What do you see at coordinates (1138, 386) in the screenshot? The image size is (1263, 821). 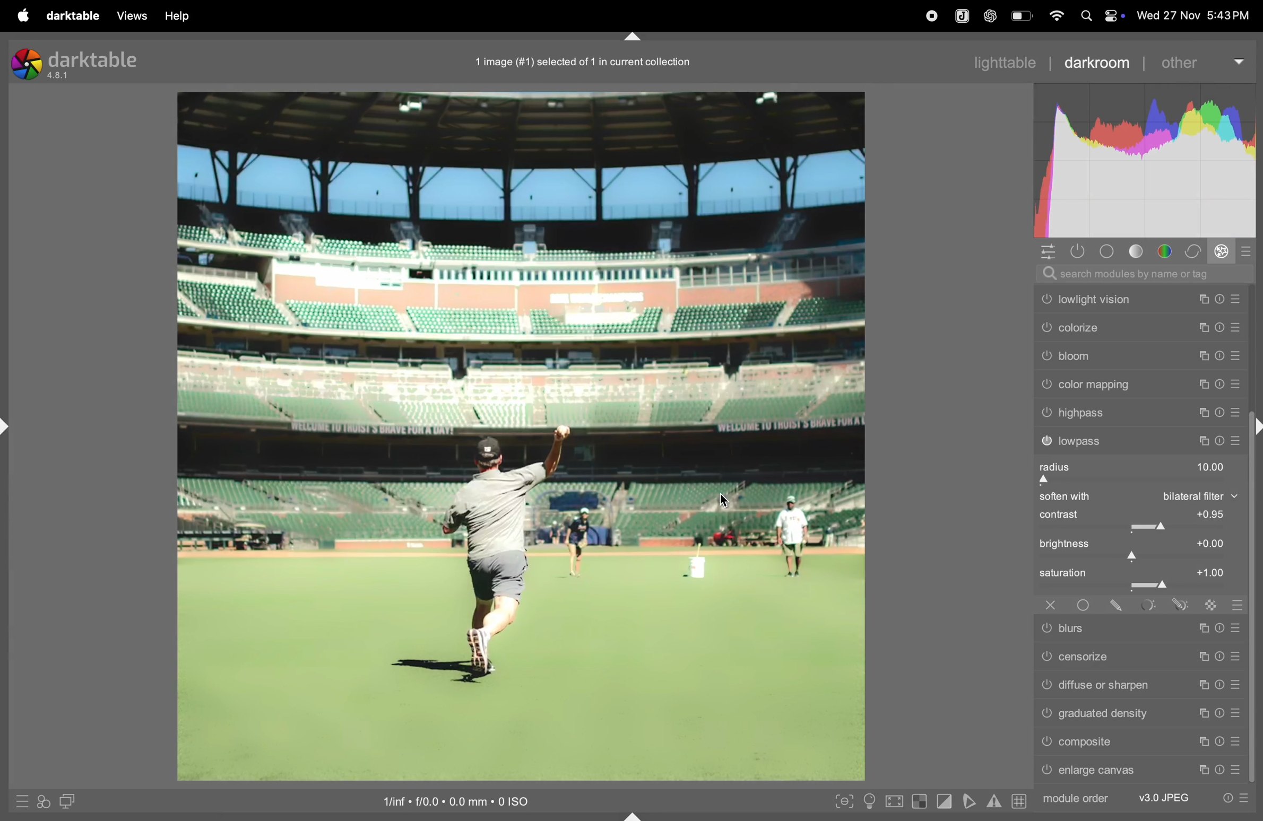 I see `color mapping` at bounding box center [1138, 386].